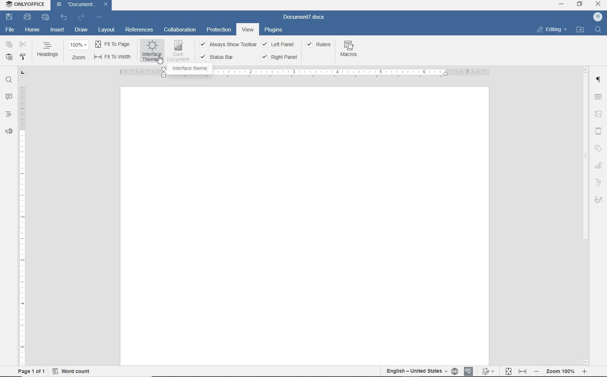 The image size is (607, 377). I want to click on SHAPE, so click(598, 149).